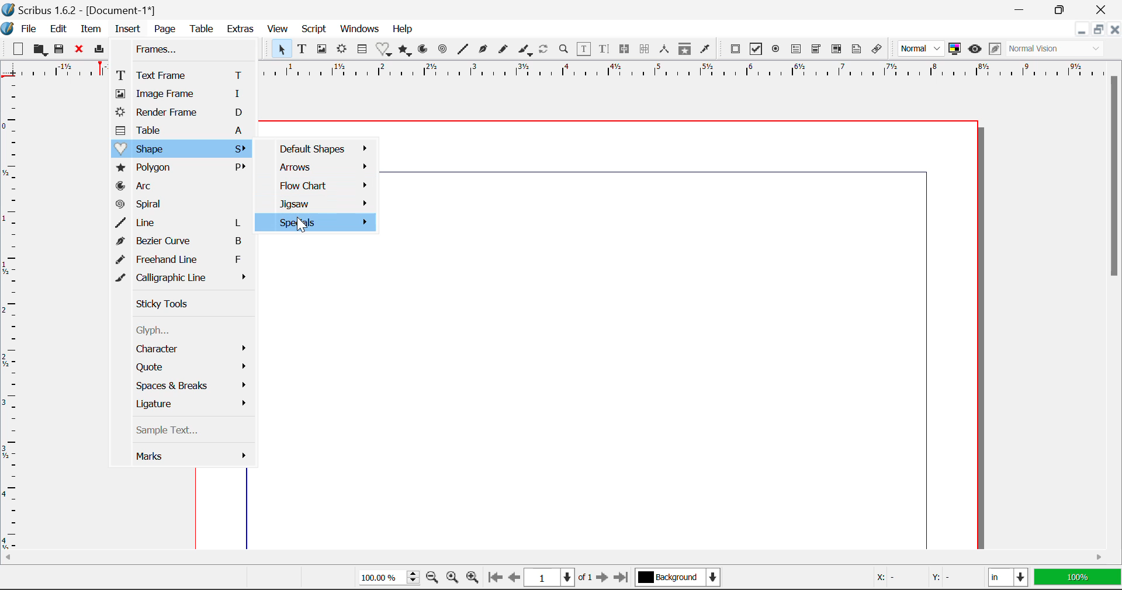  I want to click on Freehand Line, so click(183, 261).